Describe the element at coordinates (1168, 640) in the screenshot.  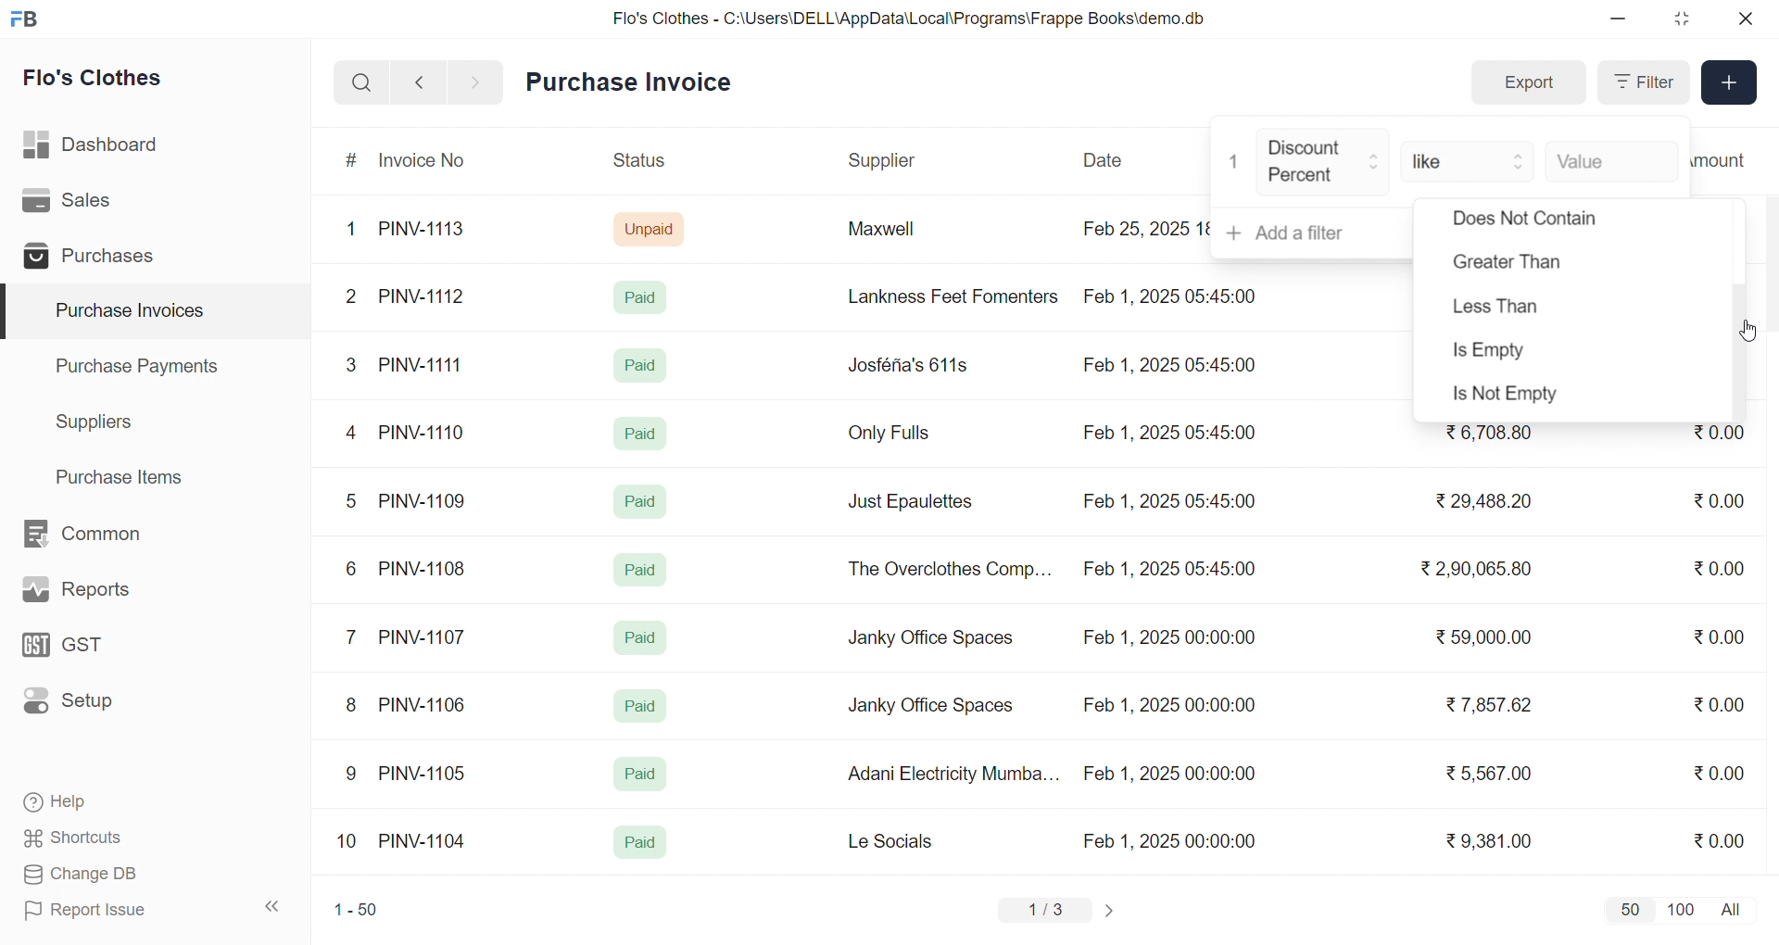
I see `Feb 1, 2025 00:00:00` at that location.